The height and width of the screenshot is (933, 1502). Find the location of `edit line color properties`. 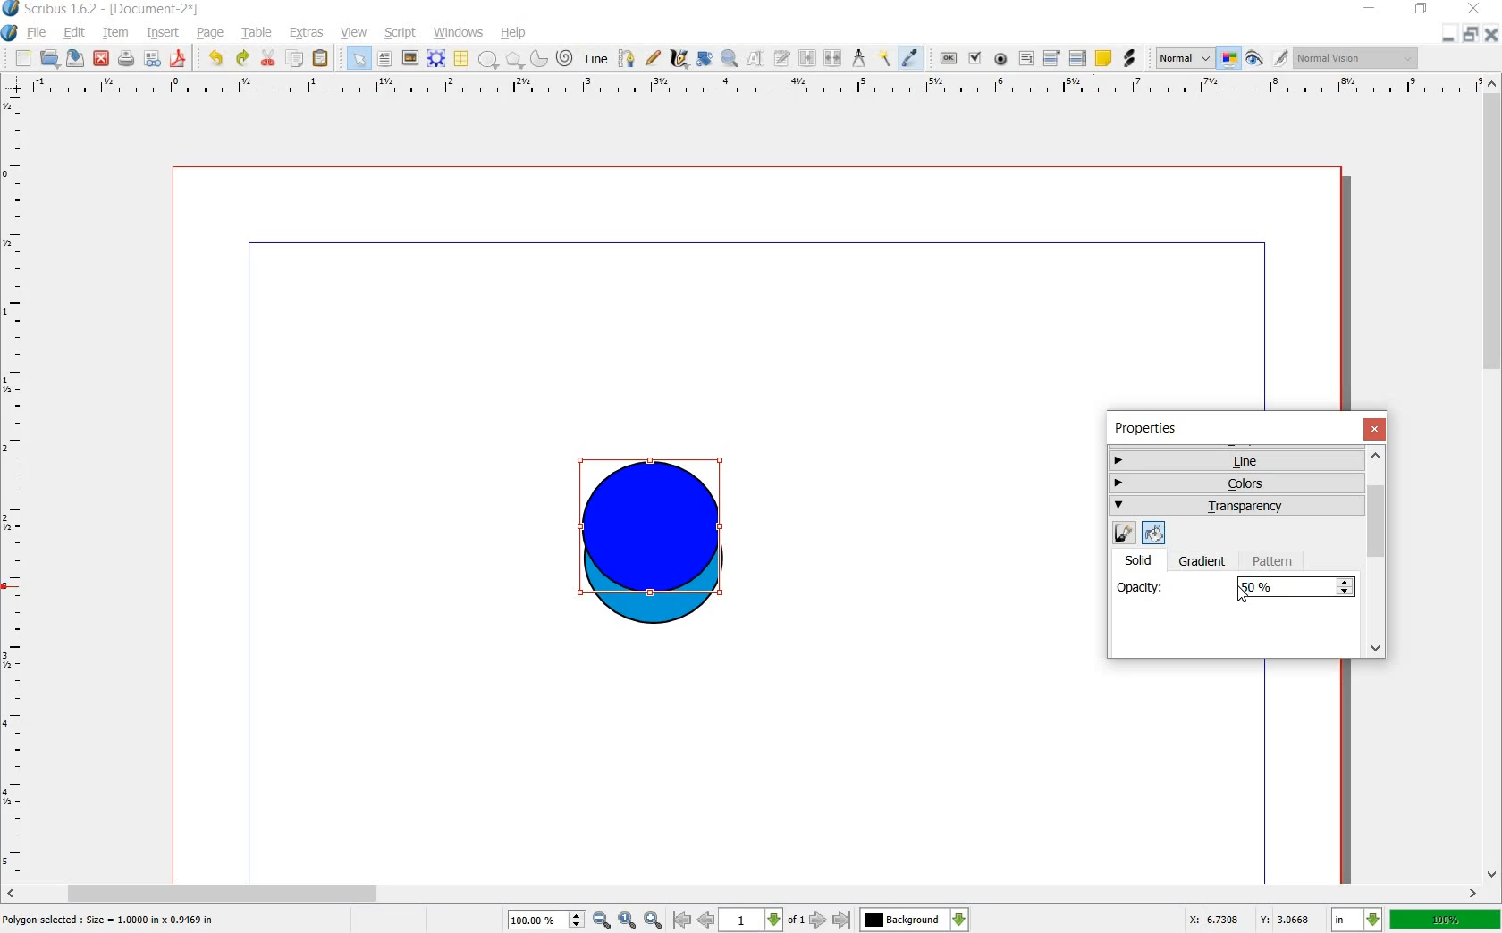

edit line color properties is located at coordinates (1123, 534).